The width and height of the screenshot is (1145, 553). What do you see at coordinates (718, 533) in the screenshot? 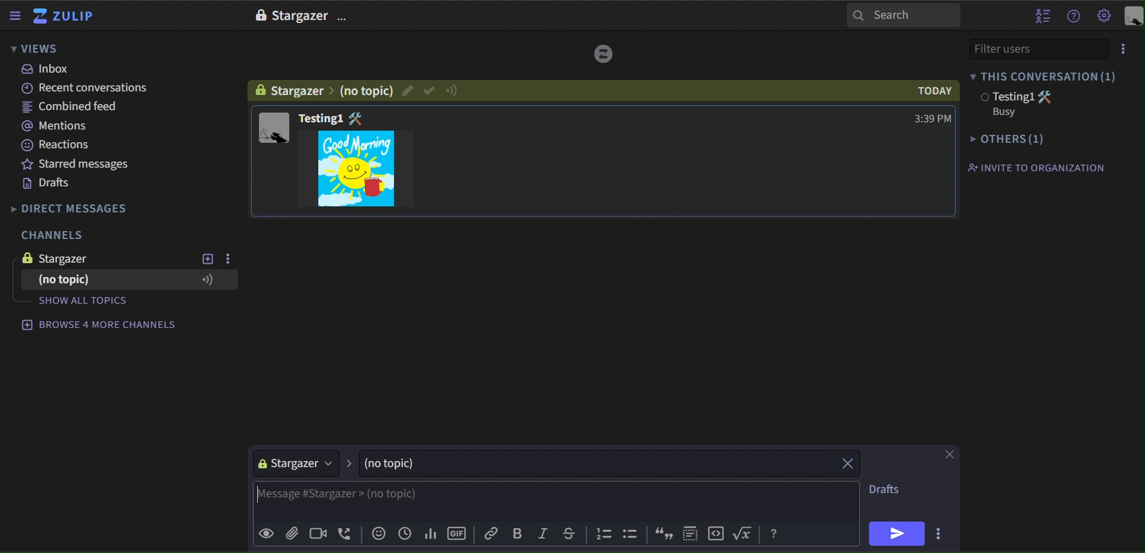
I see `icon` at bounding box center [718, 533].